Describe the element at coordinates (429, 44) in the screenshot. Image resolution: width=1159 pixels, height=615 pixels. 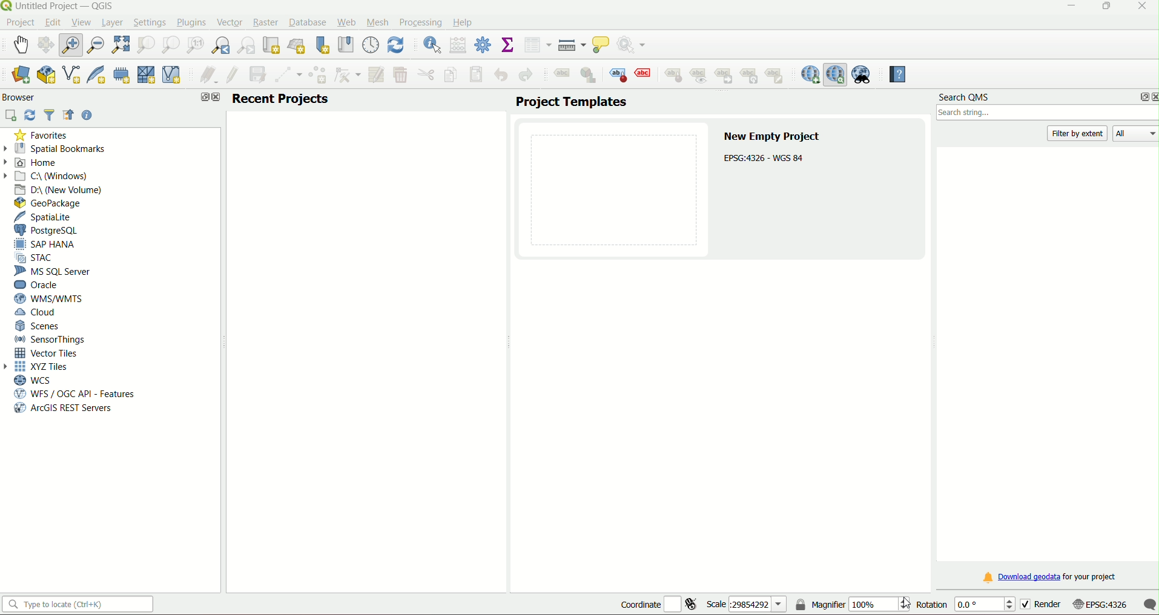
I see `identify features` at that location.